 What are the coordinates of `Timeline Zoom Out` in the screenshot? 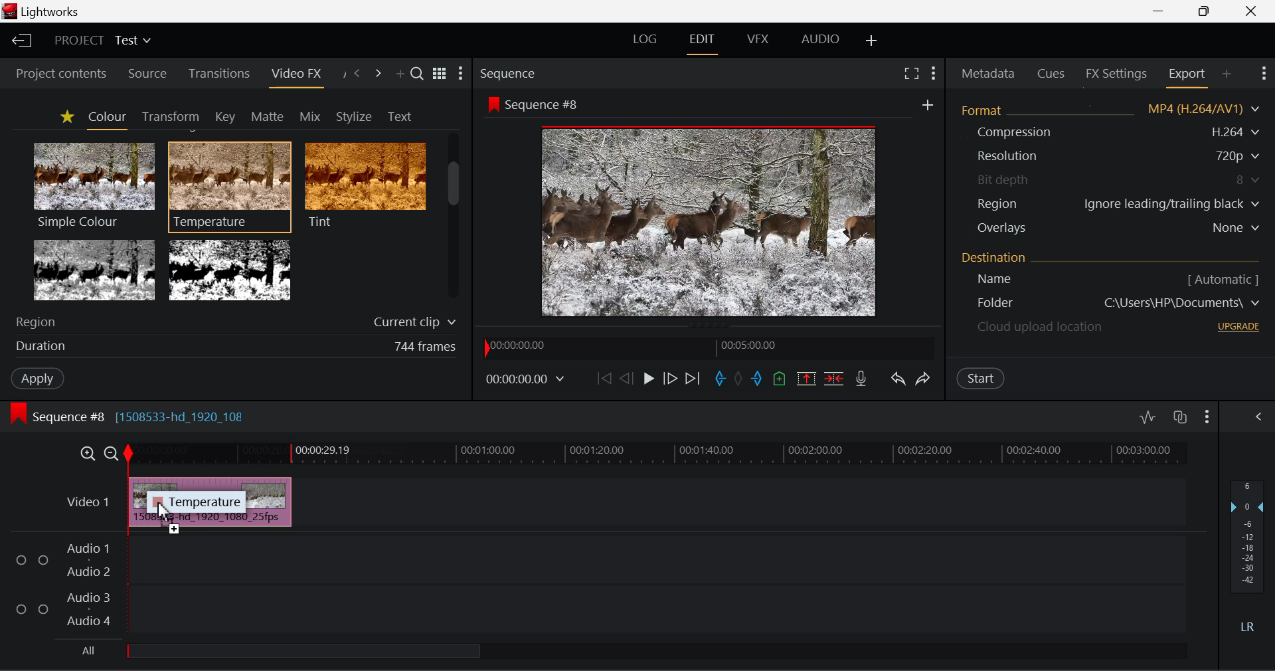 It's located at (113, 453).